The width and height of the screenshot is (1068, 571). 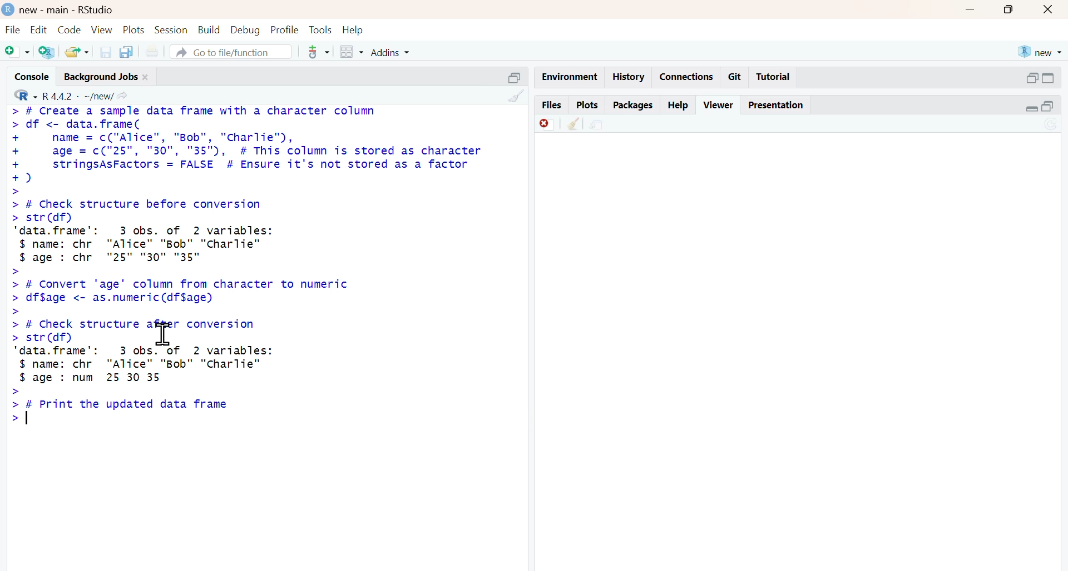 I want to click on Minimise, so click(x=970, y=8).